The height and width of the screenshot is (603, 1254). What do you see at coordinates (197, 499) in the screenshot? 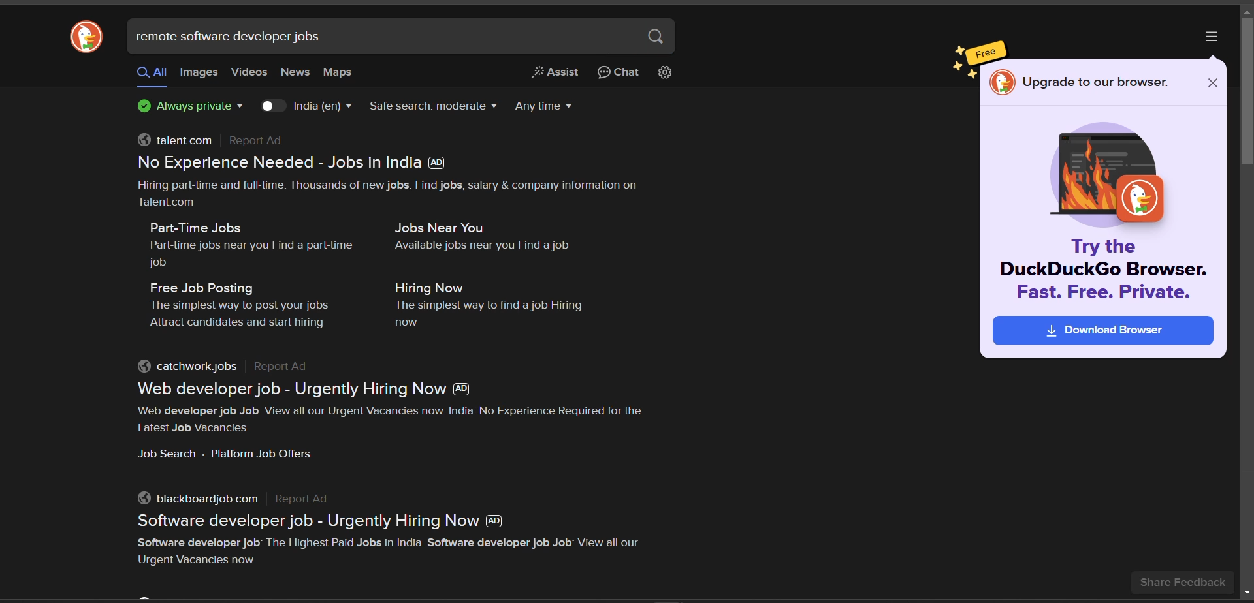
I see `blackboardjob.com` at bounding box center [197, 499].